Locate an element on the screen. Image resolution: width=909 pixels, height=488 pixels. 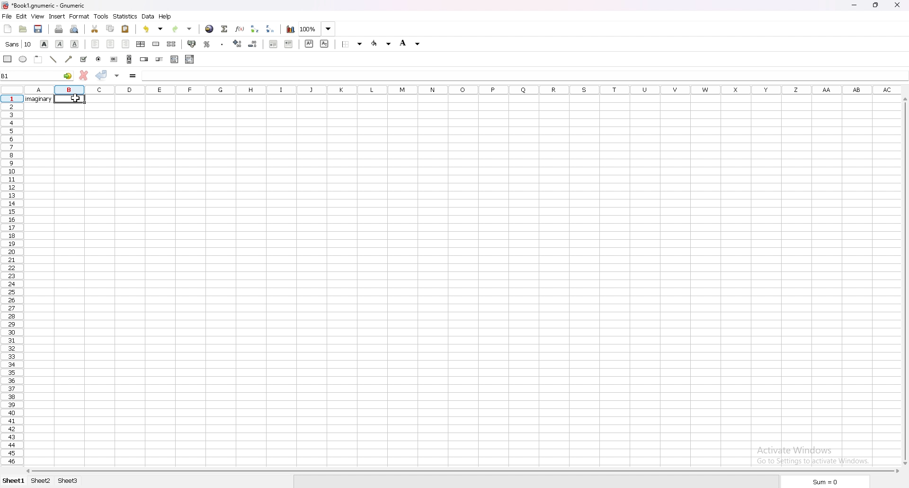
centre horizontally is located at coordinates (141, 44).